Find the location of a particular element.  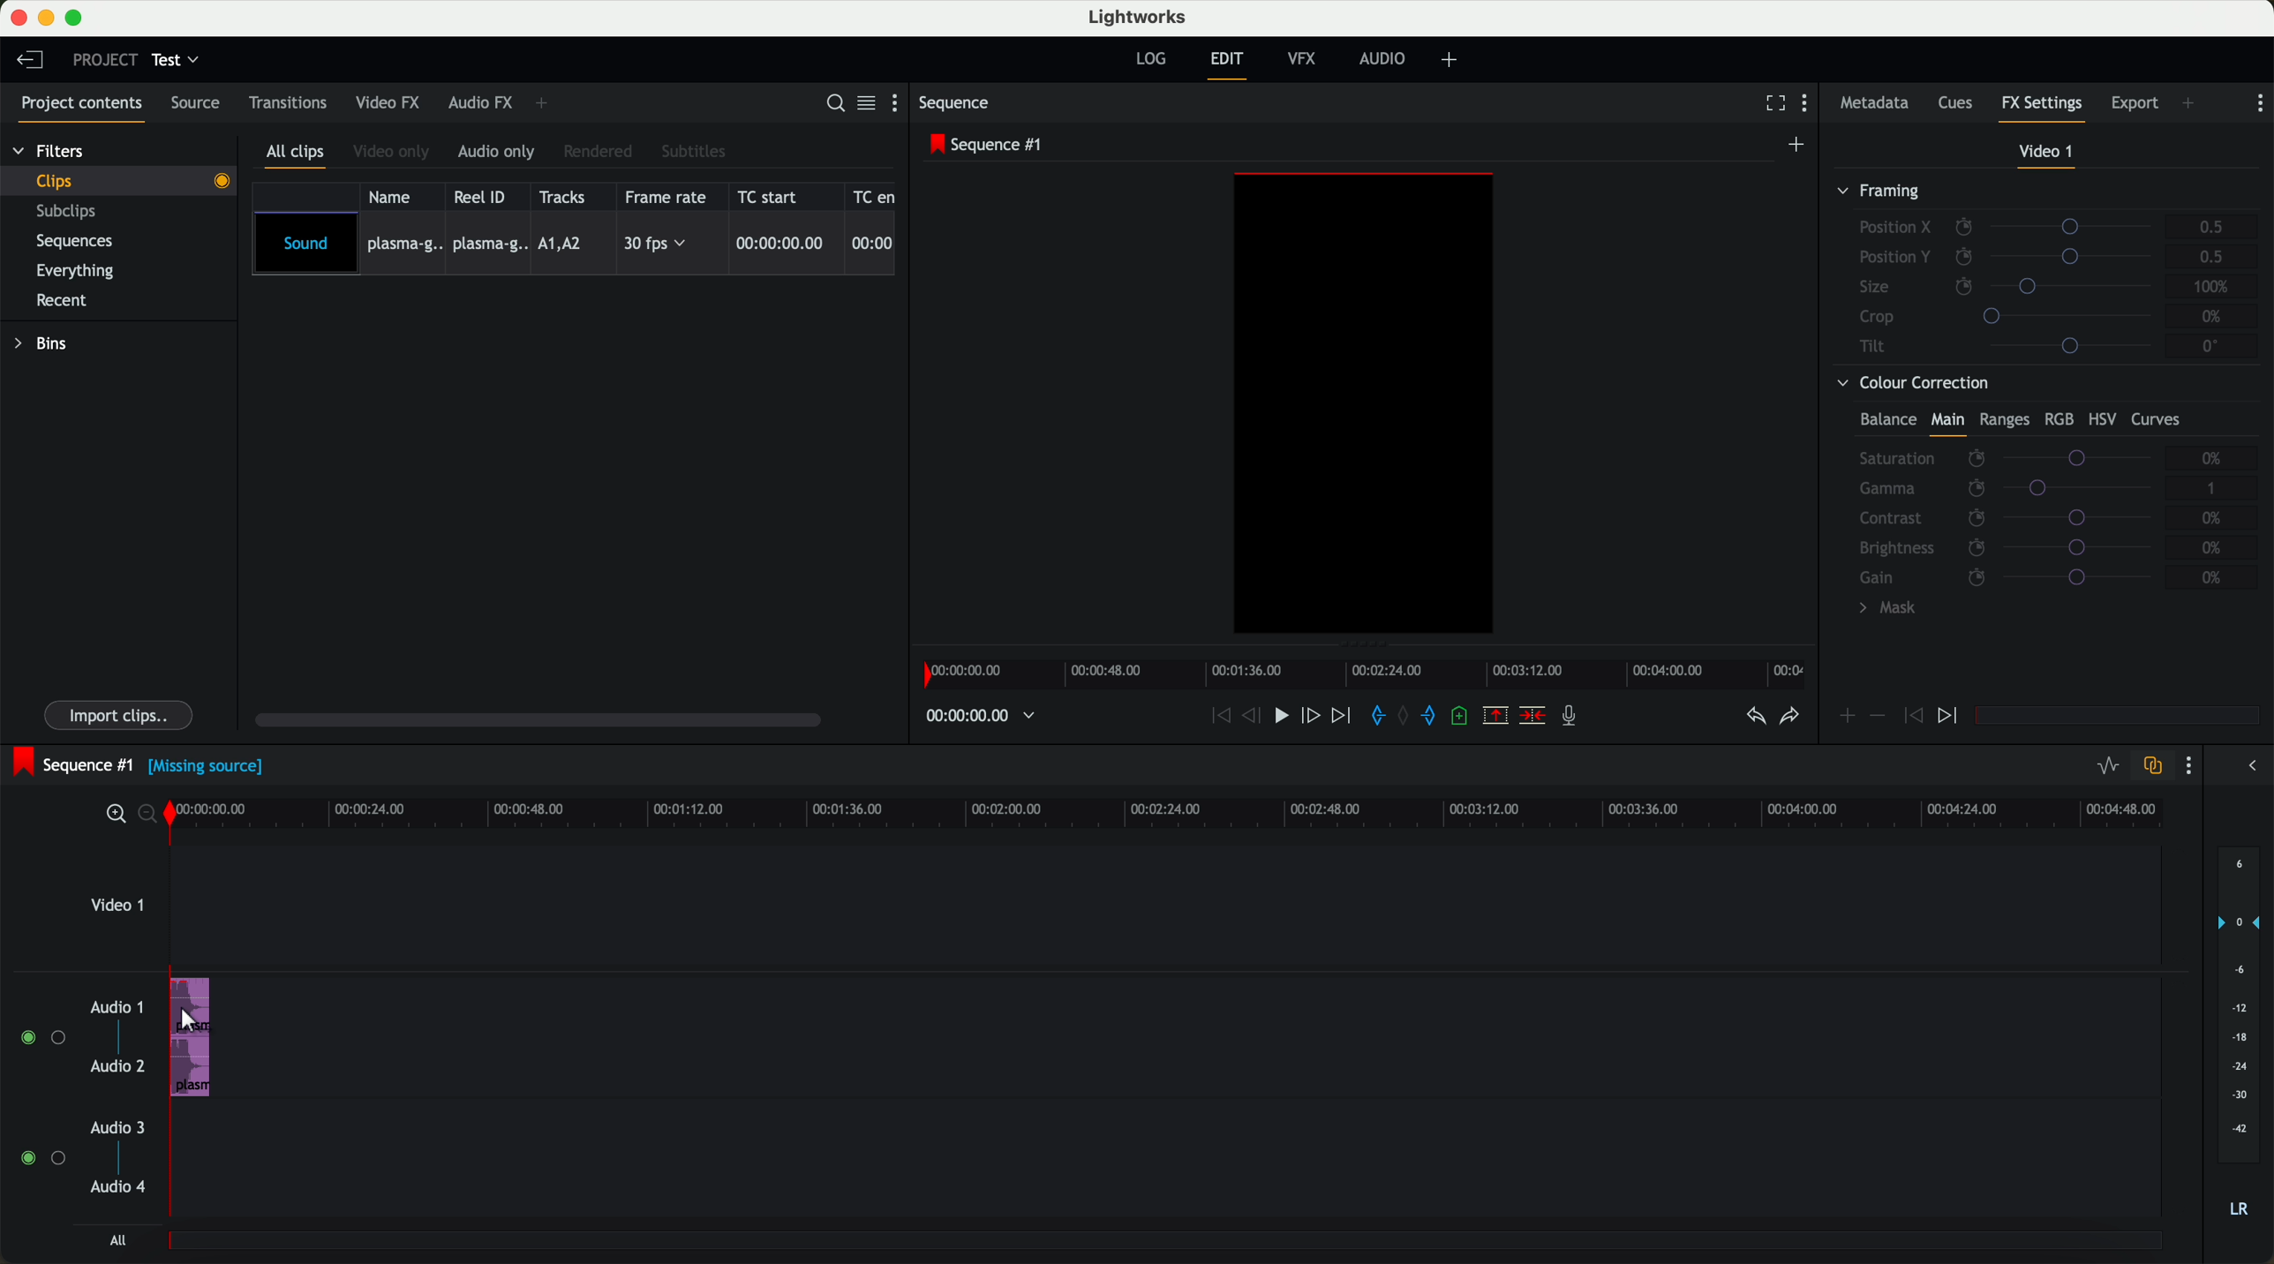

add is located at coordinates (1452, 60).